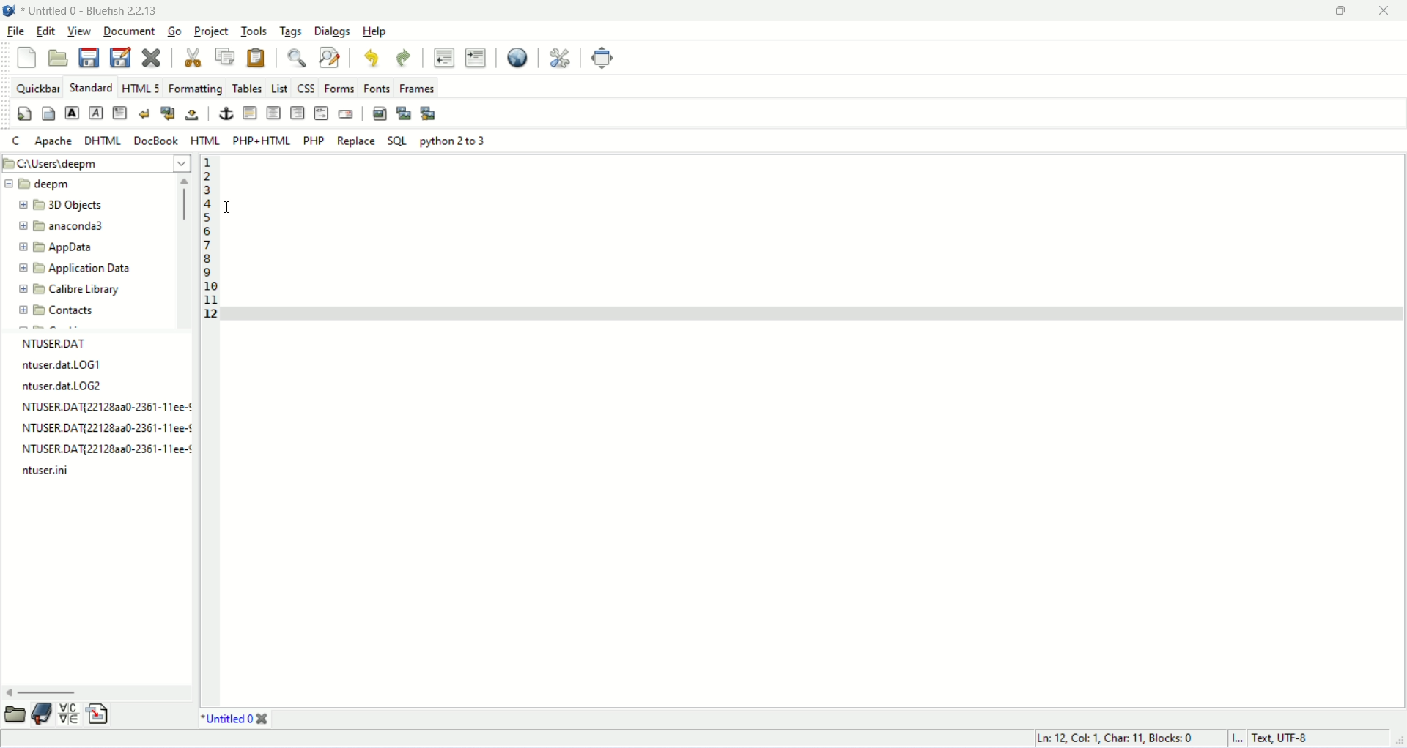 The height and width of the screenshot is (748, 1407). Describe the element at coordinates (476, 59) in the screenshot. I see `indent` at that location.